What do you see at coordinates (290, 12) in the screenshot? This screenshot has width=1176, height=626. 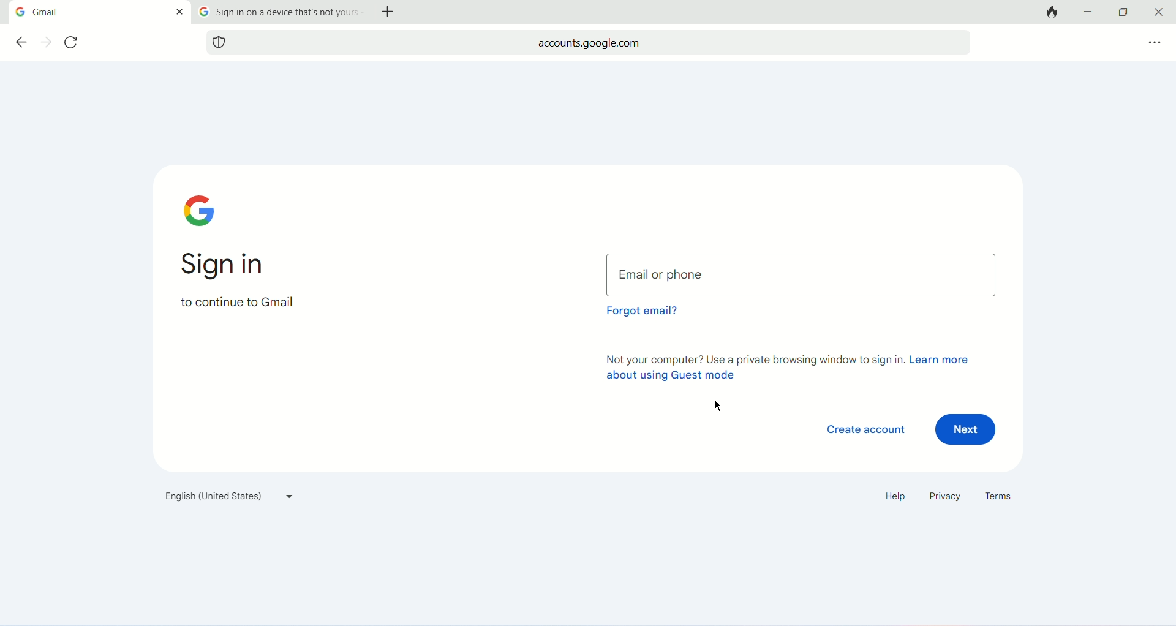 I see `sign in on a device thats not your ` at bounding box center [290, 12].